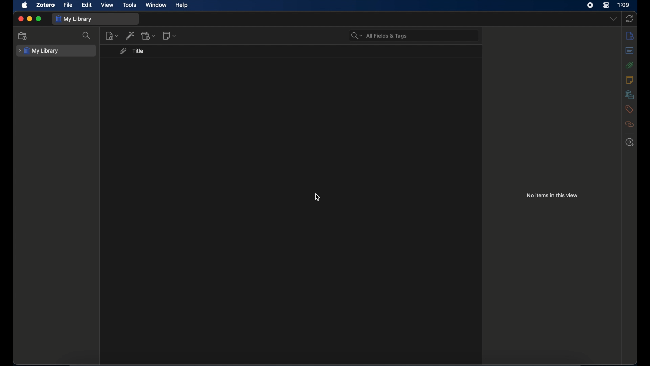 The height and width of the screenshot is (366, 650). What do you see at coordinates (45, 5) in the screenshot?
I see `zotero` at bounding box center [45, 5].